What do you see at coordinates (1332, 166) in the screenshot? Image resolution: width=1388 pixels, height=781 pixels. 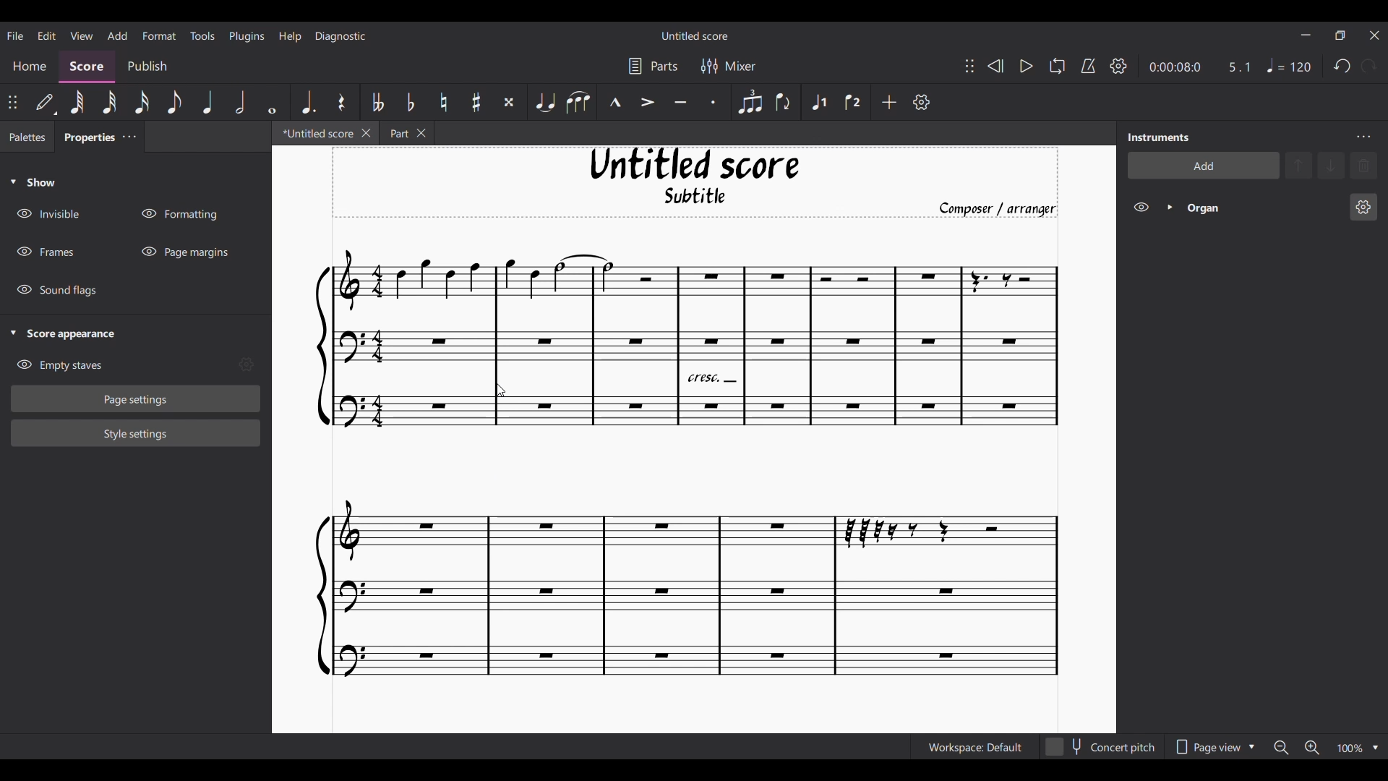 I see `Move selection down` at bounding box center [1332, 166].